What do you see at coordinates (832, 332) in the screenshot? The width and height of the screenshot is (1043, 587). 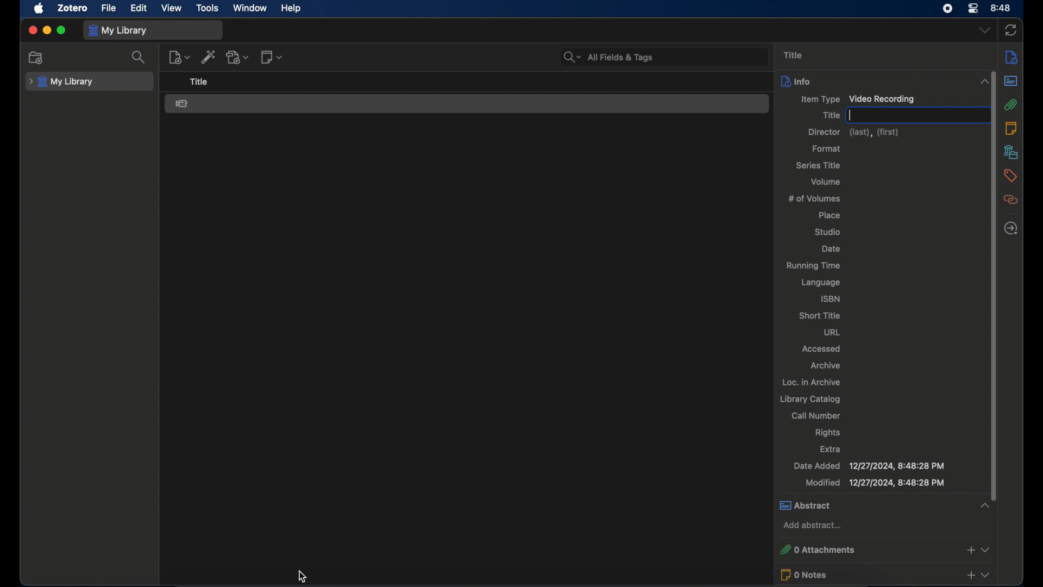 I see `rl` at bounding box center [832, 332].